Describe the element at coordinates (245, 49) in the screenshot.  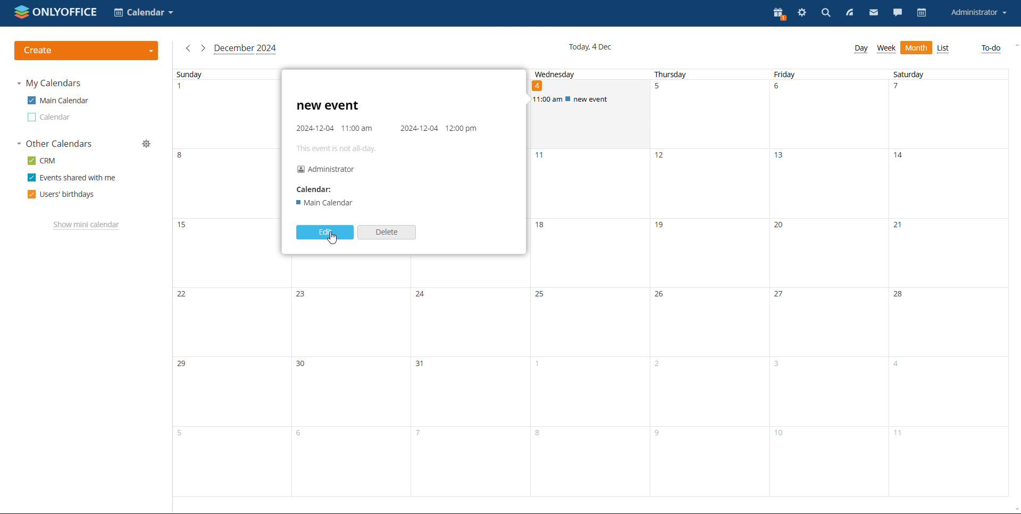
I see `cuurent month` at that location.